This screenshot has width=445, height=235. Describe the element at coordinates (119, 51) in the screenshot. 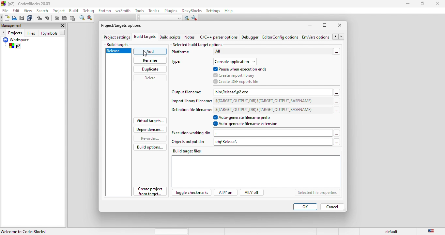

I see `release` at that location.